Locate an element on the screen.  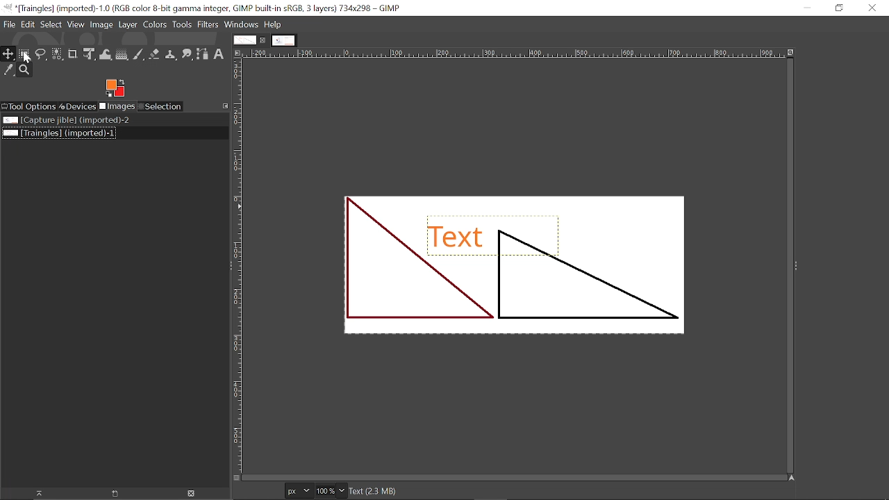
View is located at coordinates (76, 26).